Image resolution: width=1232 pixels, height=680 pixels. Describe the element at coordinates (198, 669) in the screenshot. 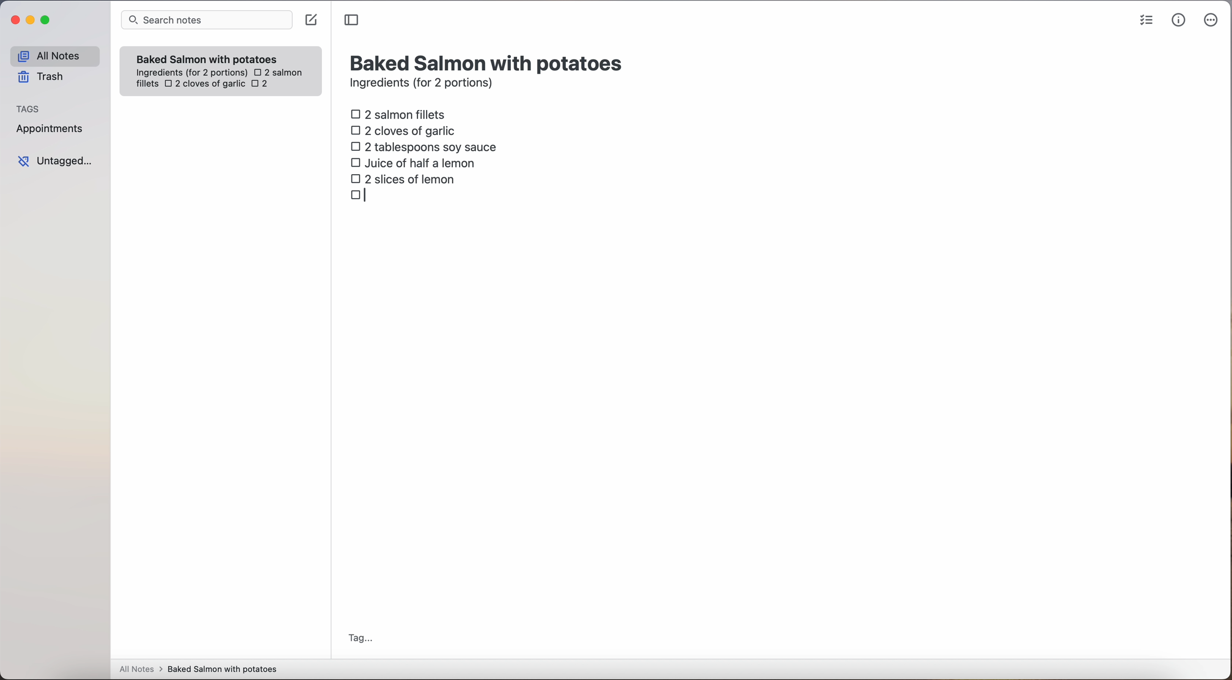

I see `all notes > baked Salmon with potatoes` at that location.